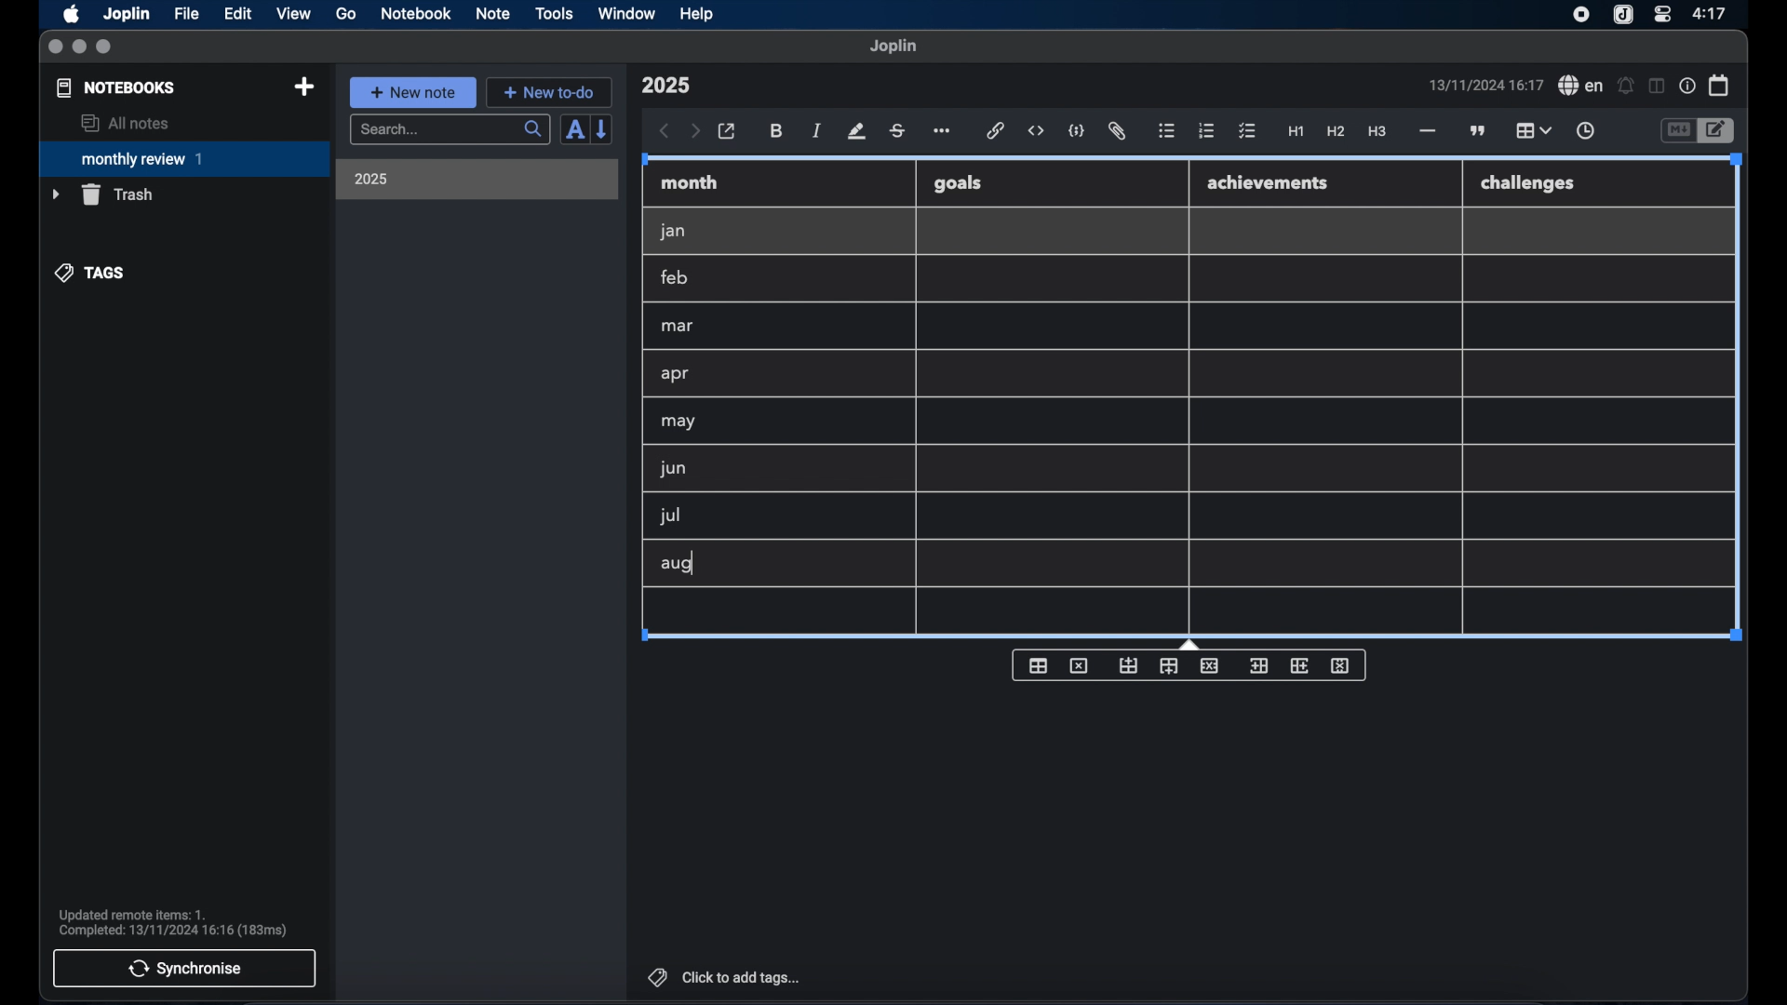 The height and width of the screenshot is (1005, 1787). I want to click on attach file, so click(1117, 131).